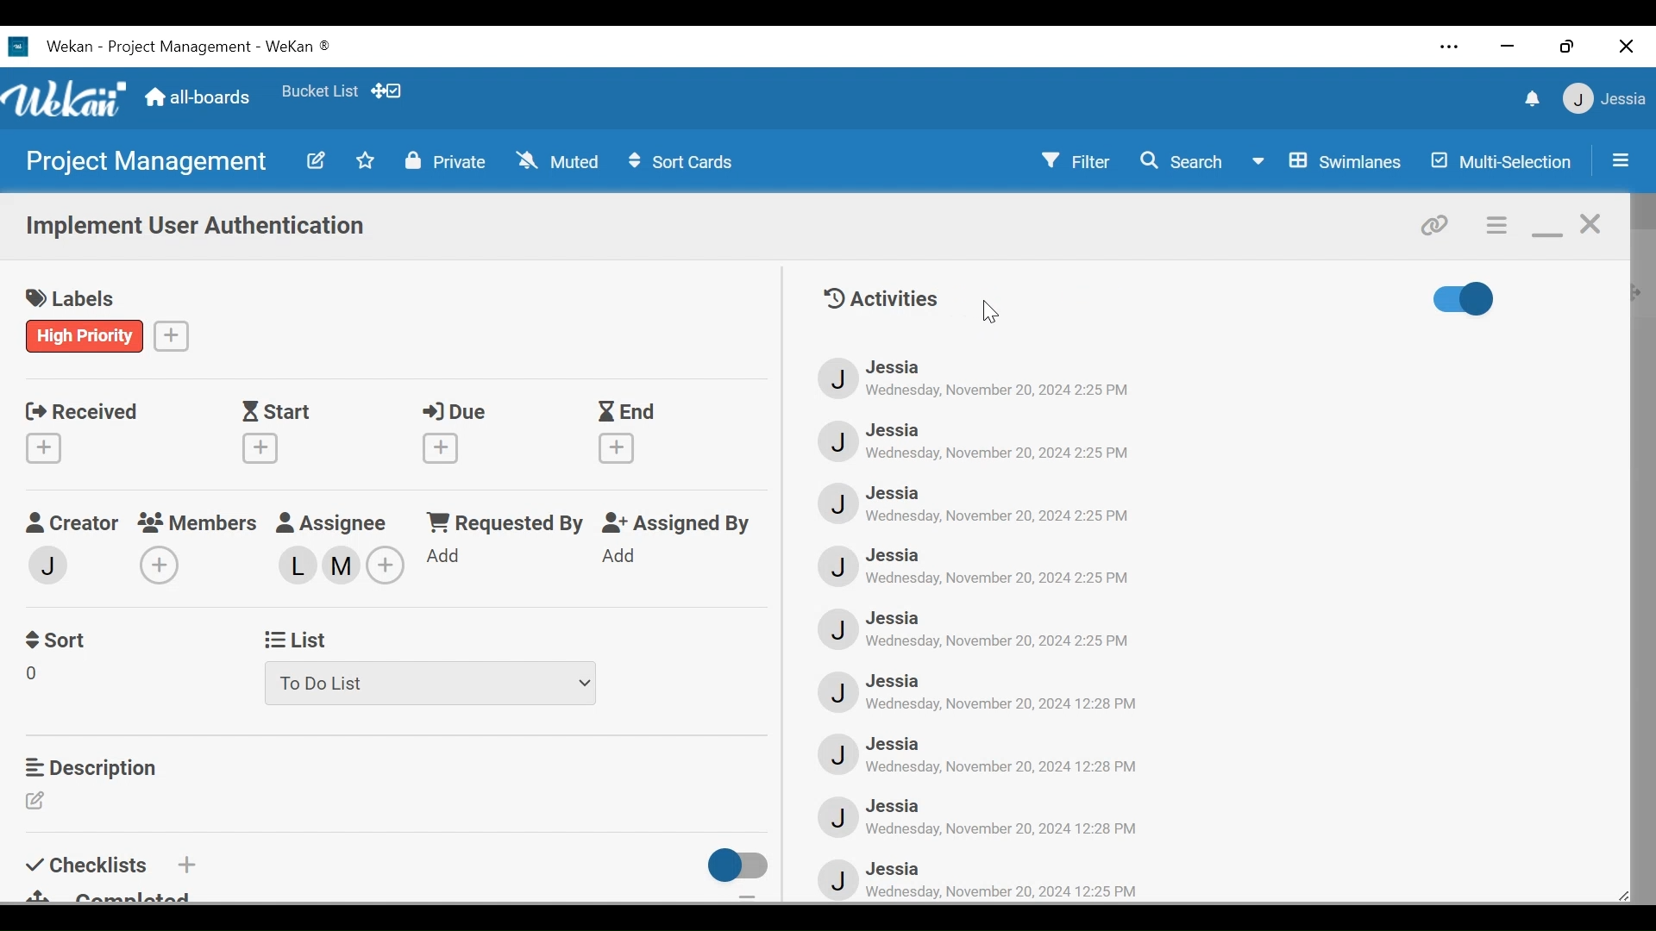 This screenshot has height=931, width=1656. I want to click on Avata, so click(840, 755).